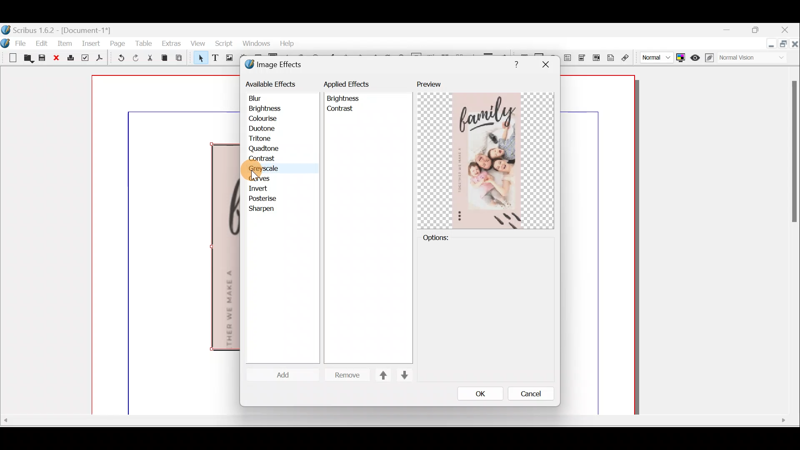 The width and height of the screenshot is (800, 450). I want to click on contrast, so click(267, 159).